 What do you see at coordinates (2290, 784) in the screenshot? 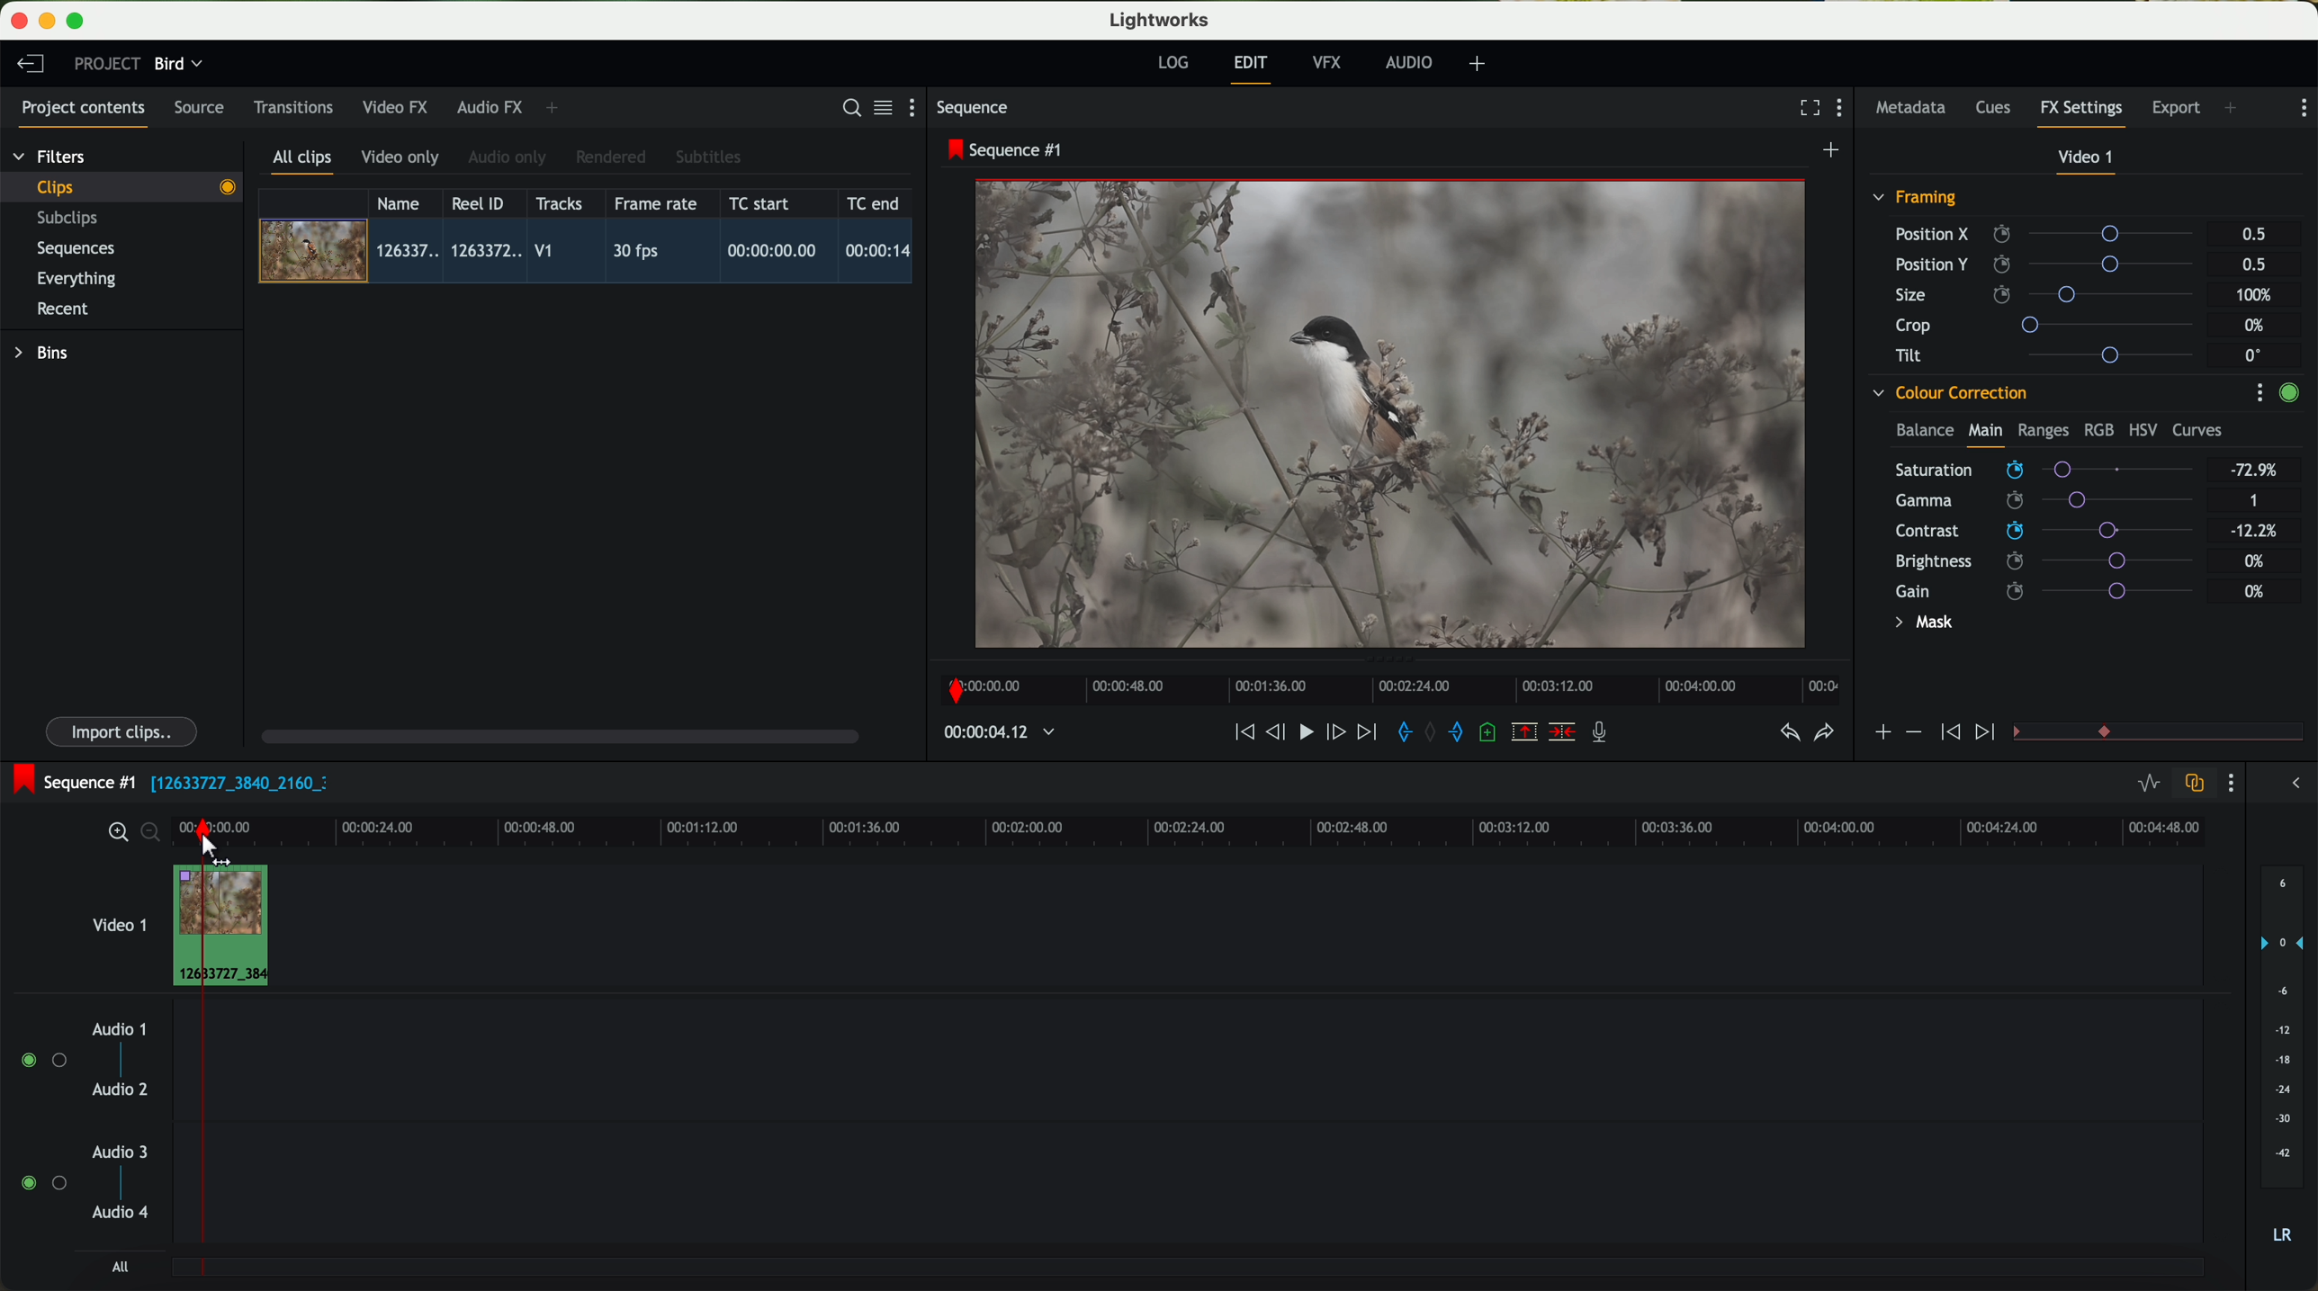
I see `show/hide the full audio mix` at bounding box center [2290, 784].